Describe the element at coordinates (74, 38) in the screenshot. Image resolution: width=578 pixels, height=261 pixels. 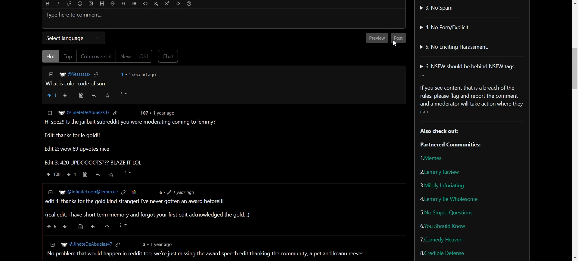
I see `Select language` at that location.